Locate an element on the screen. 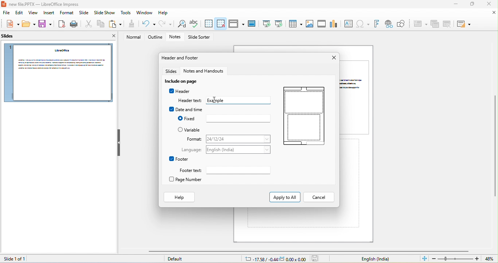 Image resolution: width=498 pixels, height=263 pixels. horizontal scrollbar is located at coordinates (308, 251).